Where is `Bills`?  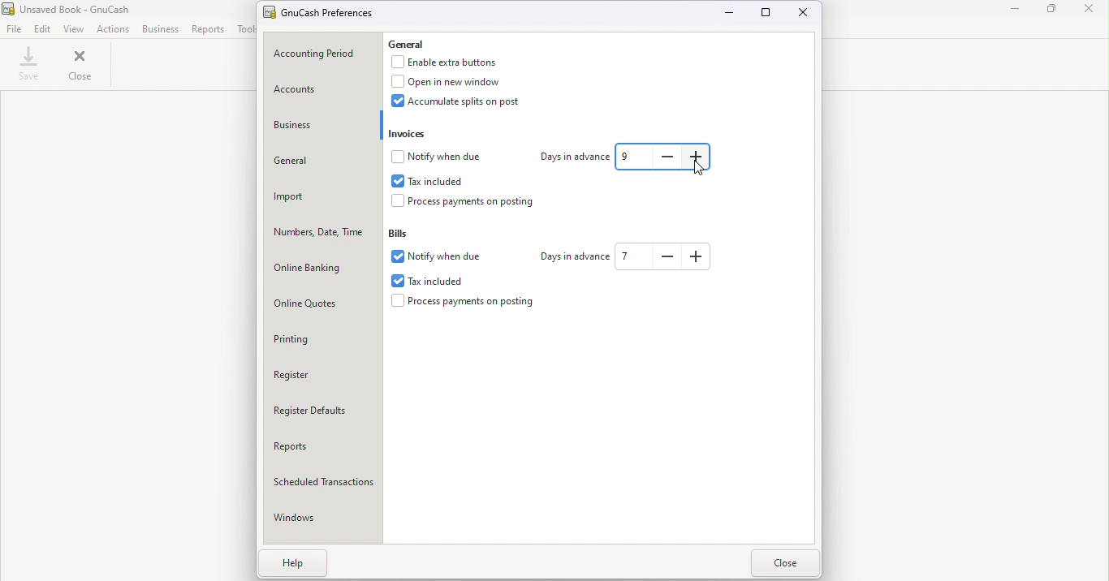
Bills is located at coordinates (406, 230).